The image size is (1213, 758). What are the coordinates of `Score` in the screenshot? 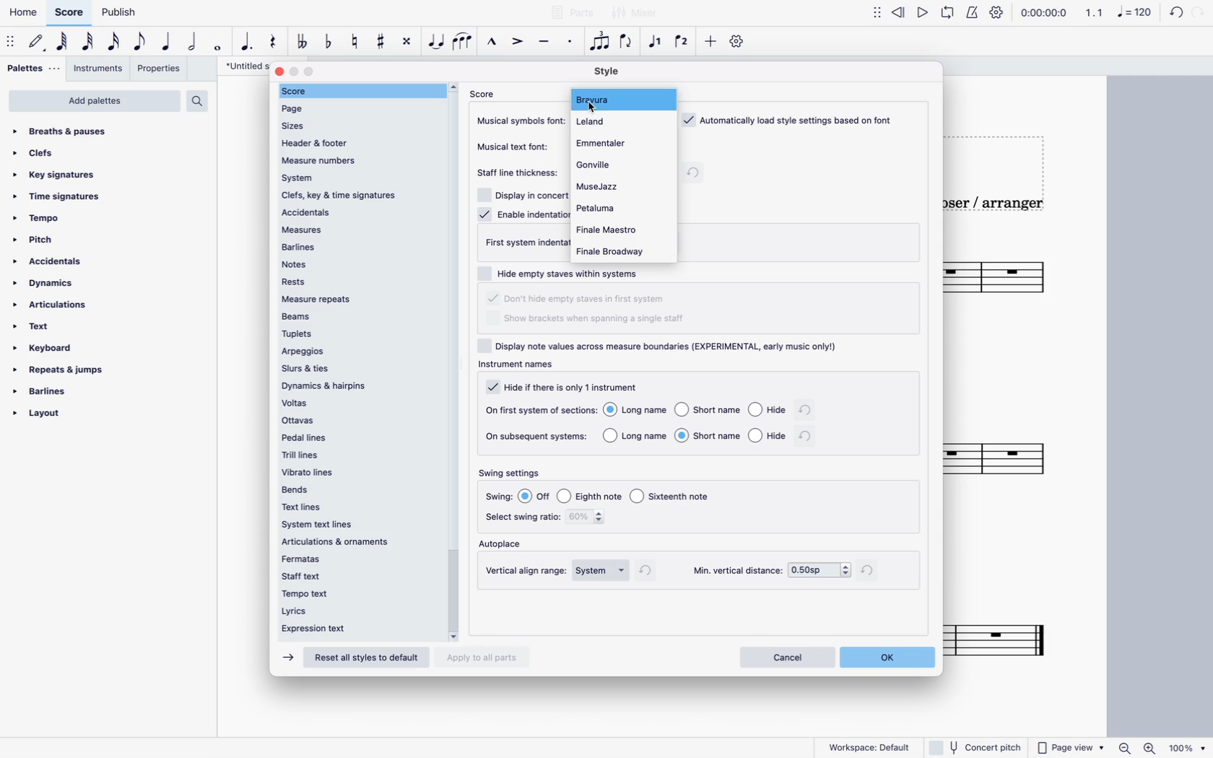 It's located at (69, 10).